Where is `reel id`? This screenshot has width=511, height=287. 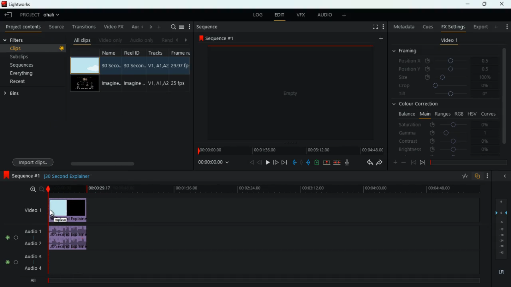
reel id is located at coordinates (133, 71).